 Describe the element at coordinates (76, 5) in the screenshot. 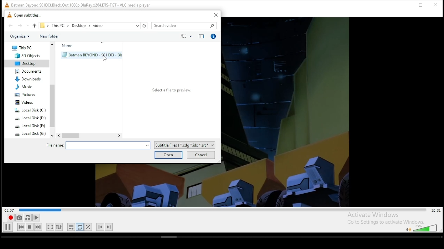

I see `VLC icon and file name` at that location.